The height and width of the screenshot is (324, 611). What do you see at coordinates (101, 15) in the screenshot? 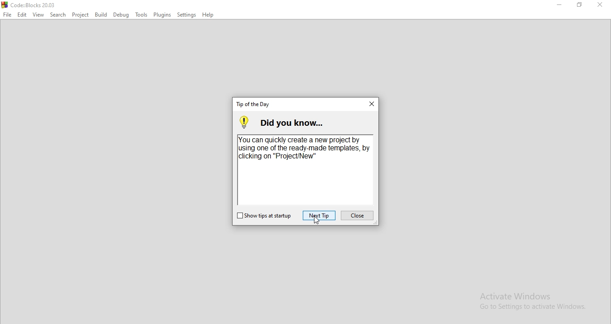
I see `Build ` at bounding box center [101, 15].